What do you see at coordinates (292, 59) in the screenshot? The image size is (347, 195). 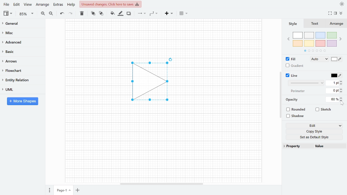 I see `Fill` at bounding box center [292, 59].